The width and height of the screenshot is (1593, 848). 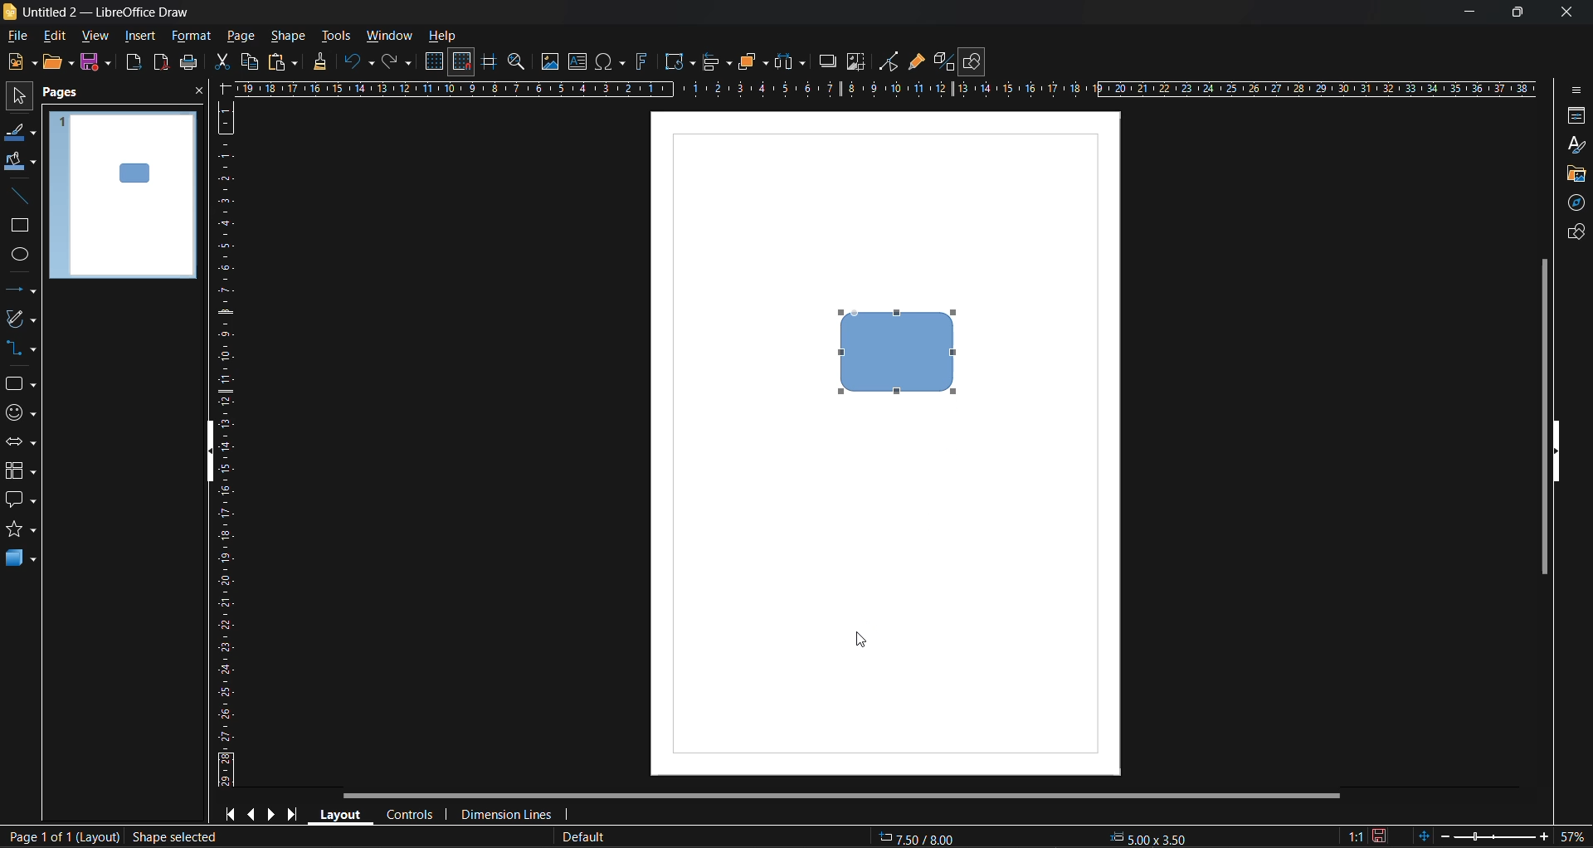 What do you see at coordinates (1381, 836) in the screenshot?
I see `click to save` at bounding box center [1381, 836].